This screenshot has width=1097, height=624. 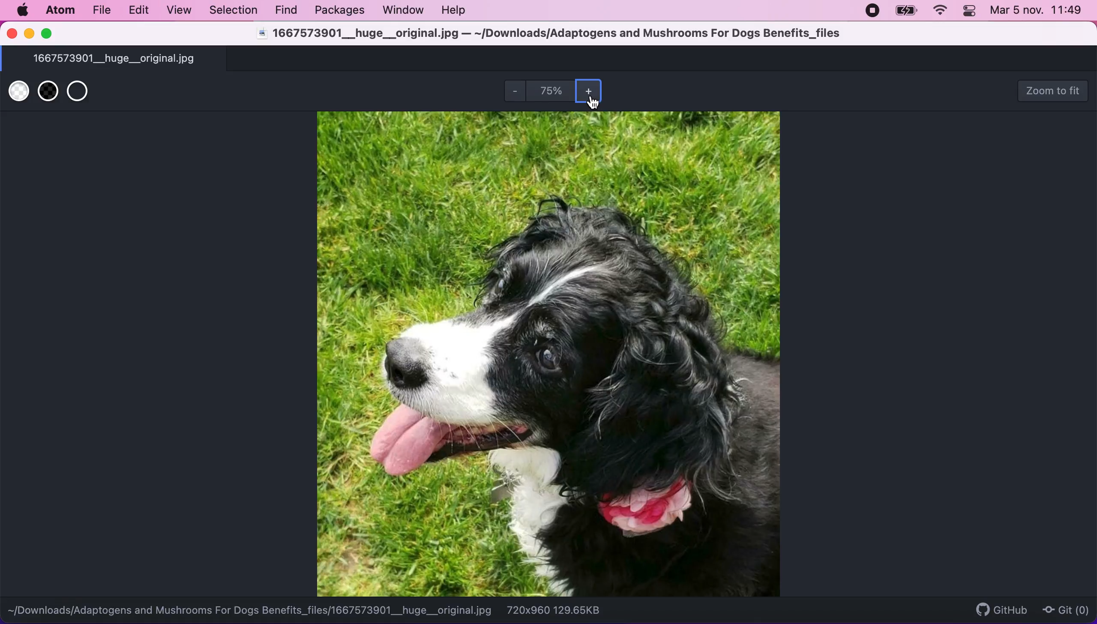 What do you see at coordinates (341, 10) in the screenshot?
I see `packages` at bounding box center [341, 10].